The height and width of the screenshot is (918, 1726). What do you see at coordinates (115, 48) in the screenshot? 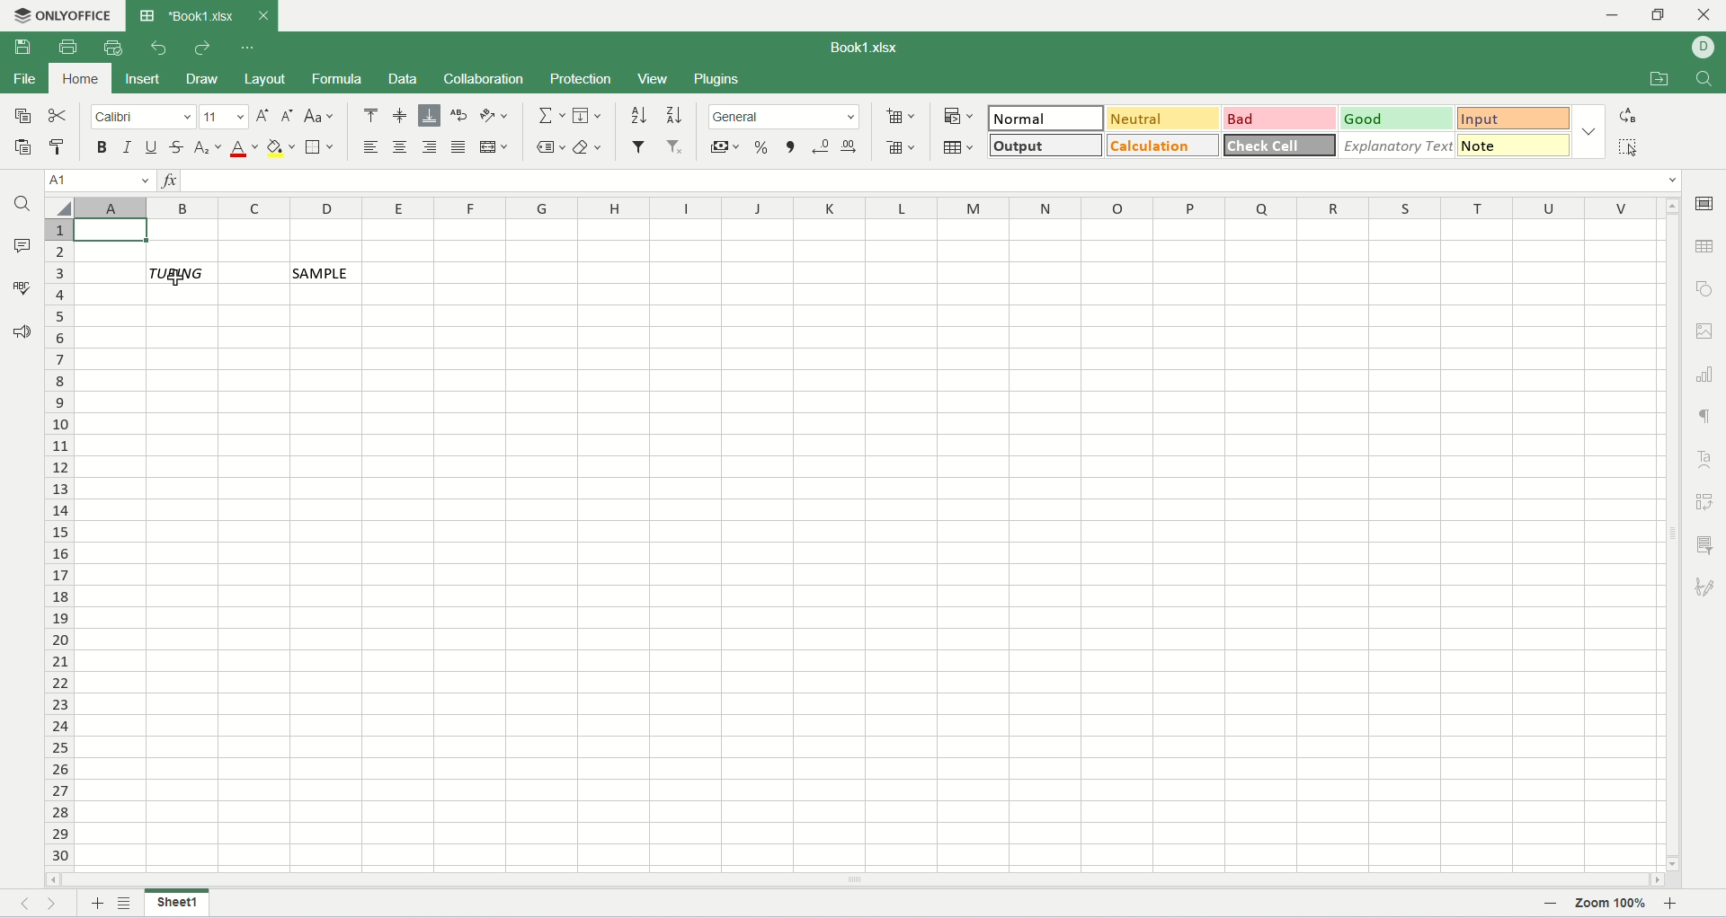
I see `quick print` at bounding box center [115, 48].